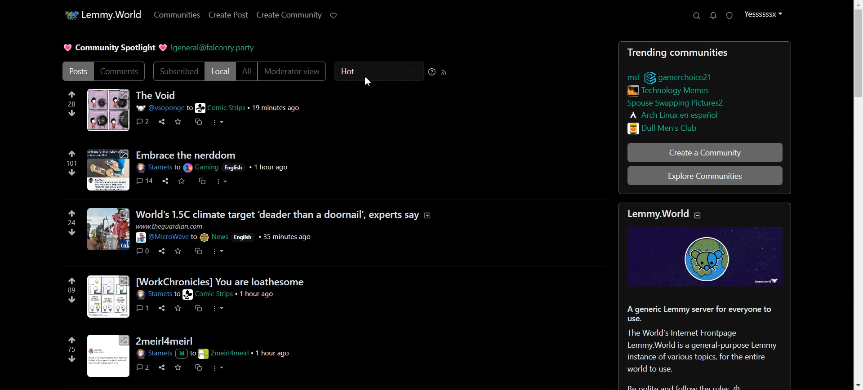 The image size is (863, 390). What do you see at coordinates (197, 122) in the screenshot?
I see `cross post` at bounding box center [197, 122].